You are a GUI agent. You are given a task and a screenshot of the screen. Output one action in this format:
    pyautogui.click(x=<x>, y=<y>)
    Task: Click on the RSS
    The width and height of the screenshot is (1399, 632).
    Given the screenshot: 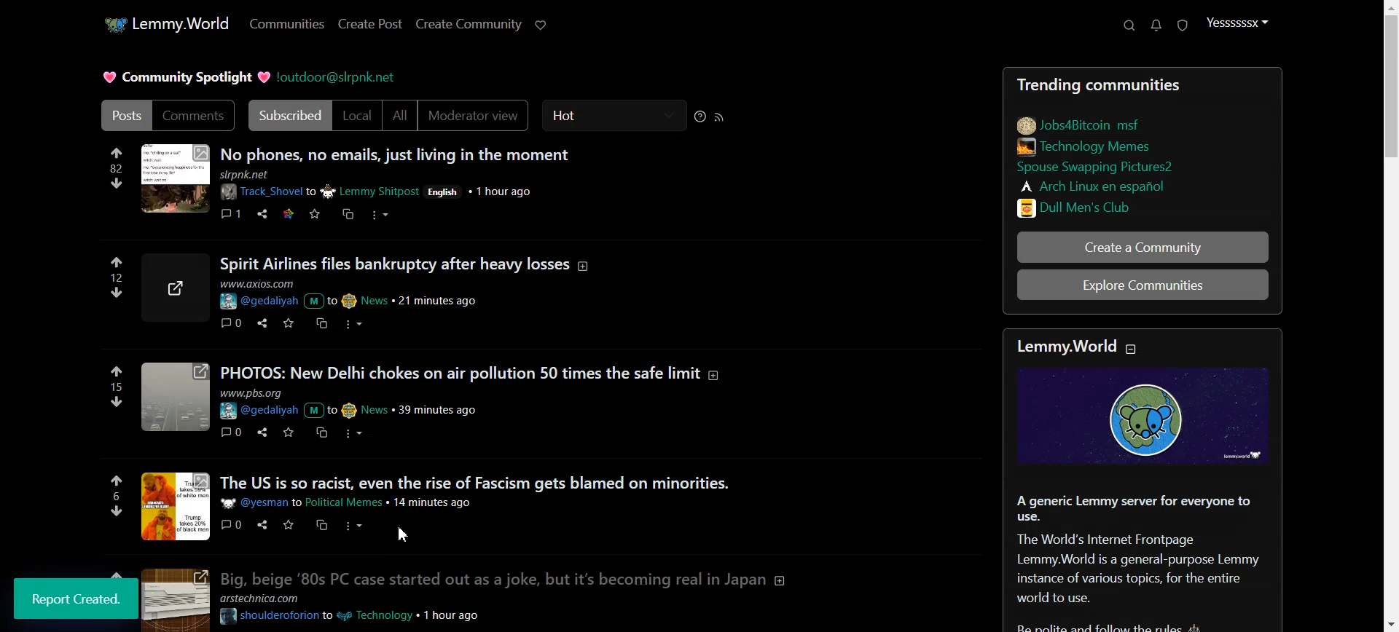 What is the action you would take?
    pyautogui.click(x=720, y=116)
    